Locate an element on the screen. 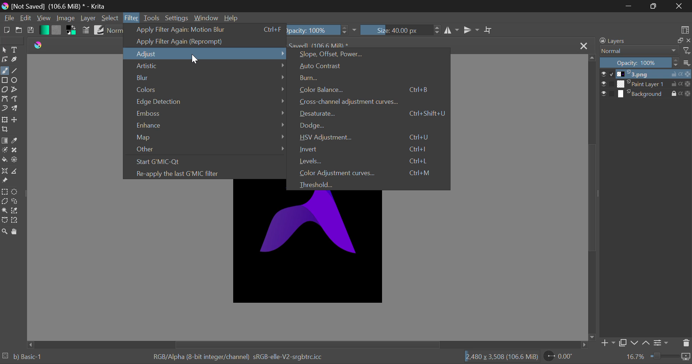  Select is located at coordinates (111, 18).